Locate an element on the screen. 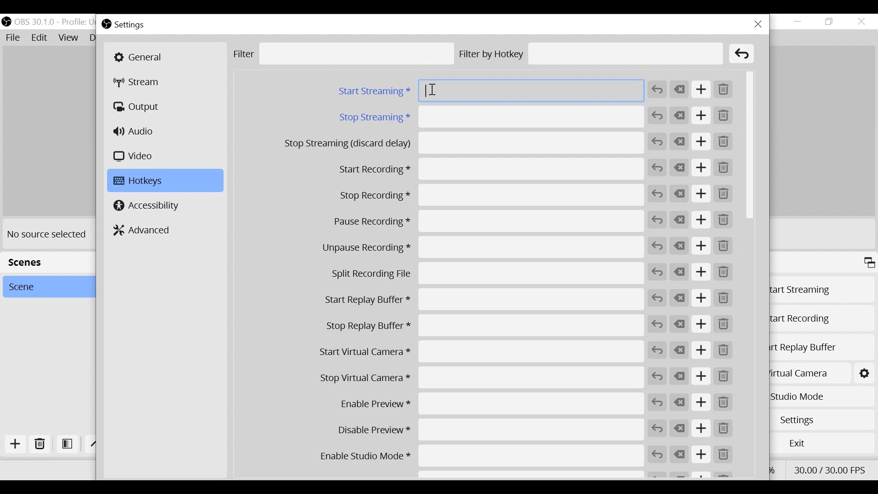  Open Filter Scene is located at coordinates (68, 444).